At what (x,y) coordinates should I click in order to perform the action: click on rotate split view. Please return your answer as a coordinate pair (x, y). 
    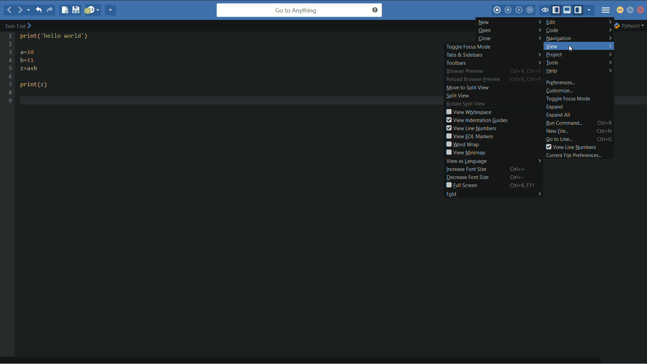
    Looking at the image, I should click on (466, 104).